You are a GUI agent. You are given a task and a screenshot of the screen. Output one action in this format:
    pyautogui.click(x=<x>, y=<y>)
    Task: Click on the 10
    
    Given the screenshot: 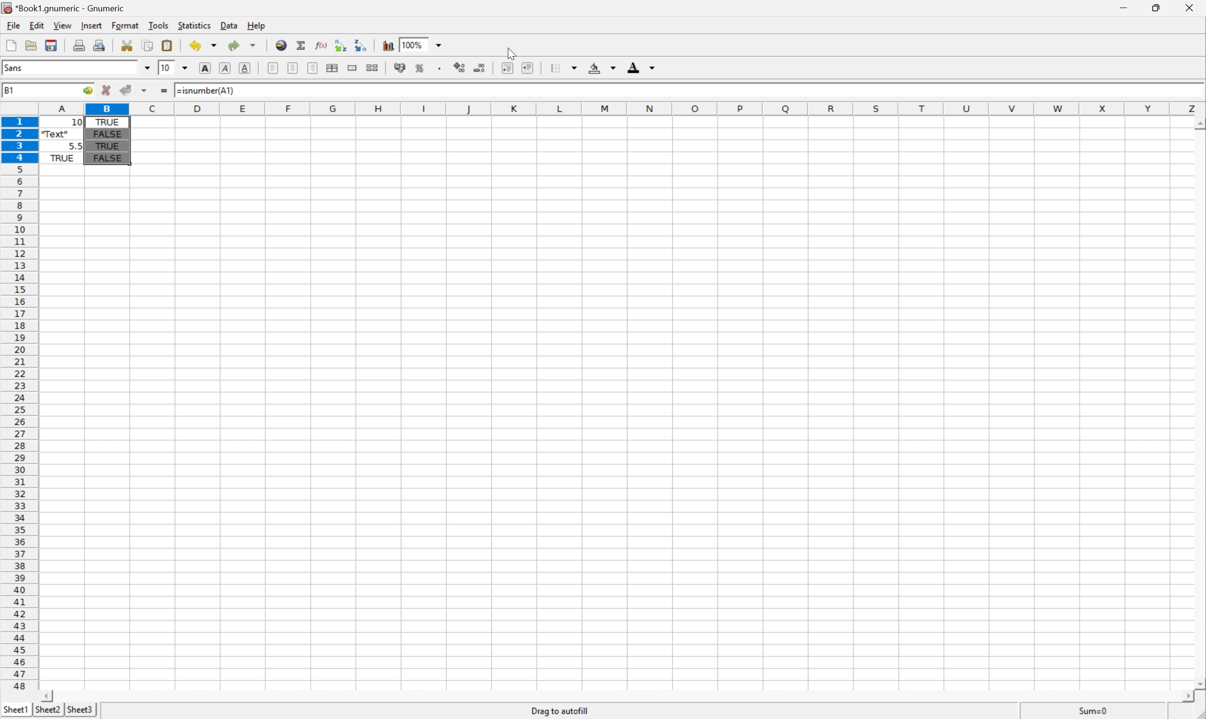 What is the action you would take?
    pyautogui.click(x=166, y=67)
    